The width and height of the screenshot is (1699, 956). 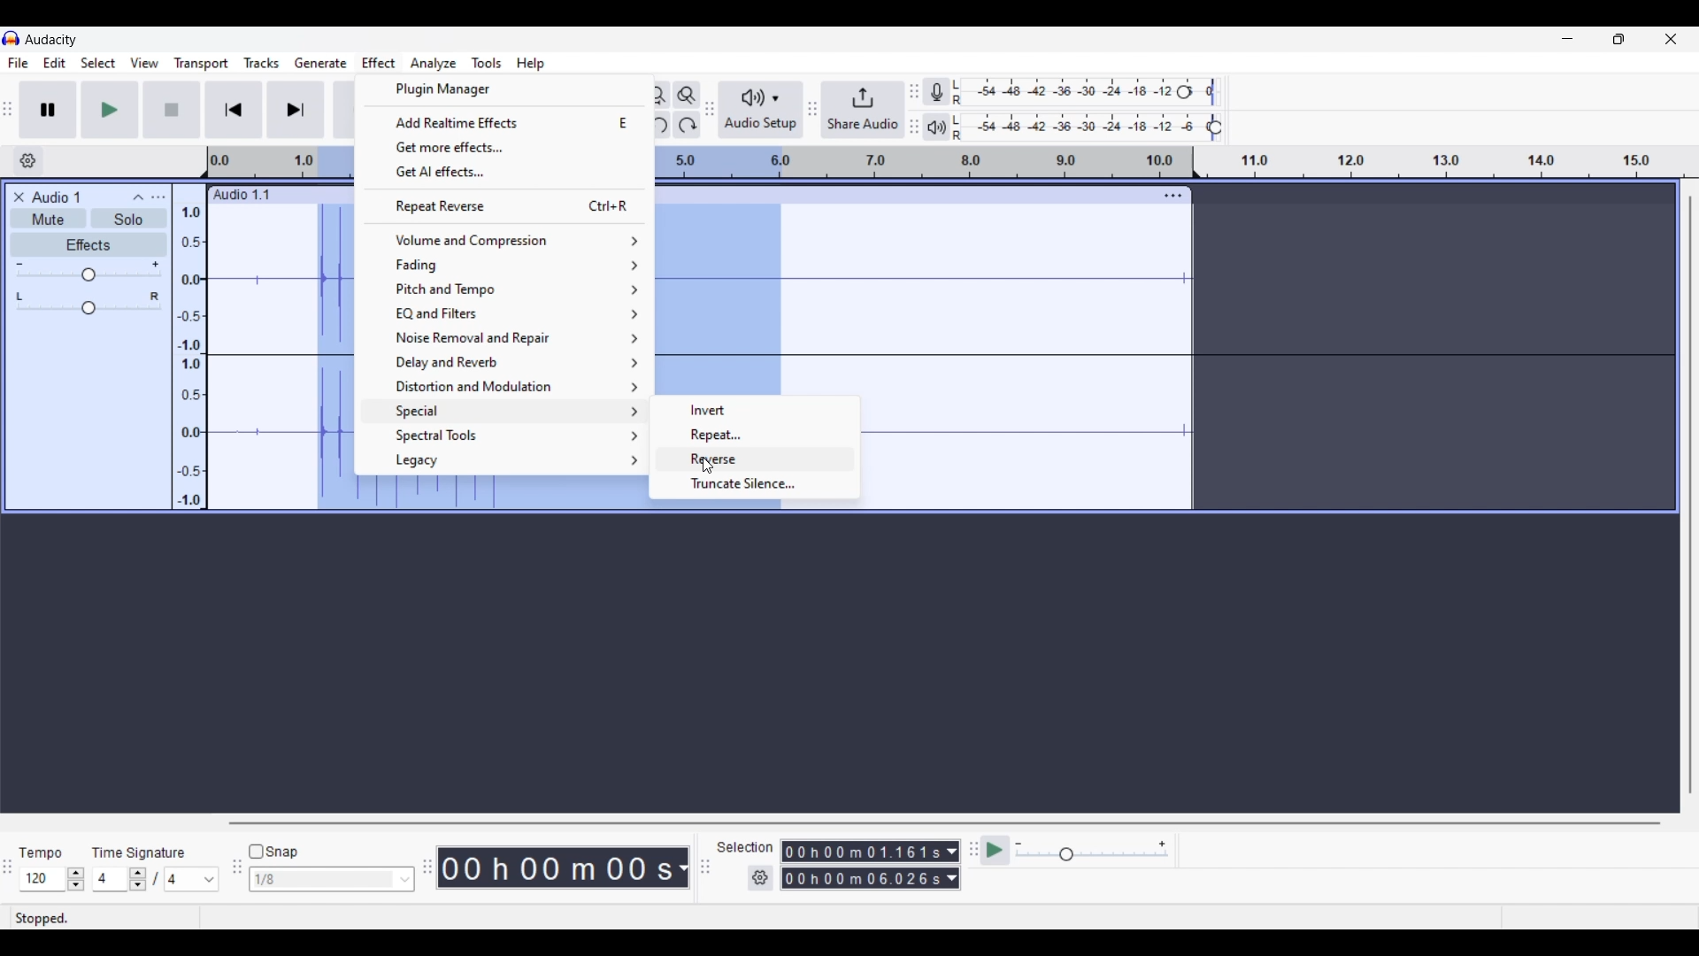 I want to click on Generate menu, so click(x=320, y=64).